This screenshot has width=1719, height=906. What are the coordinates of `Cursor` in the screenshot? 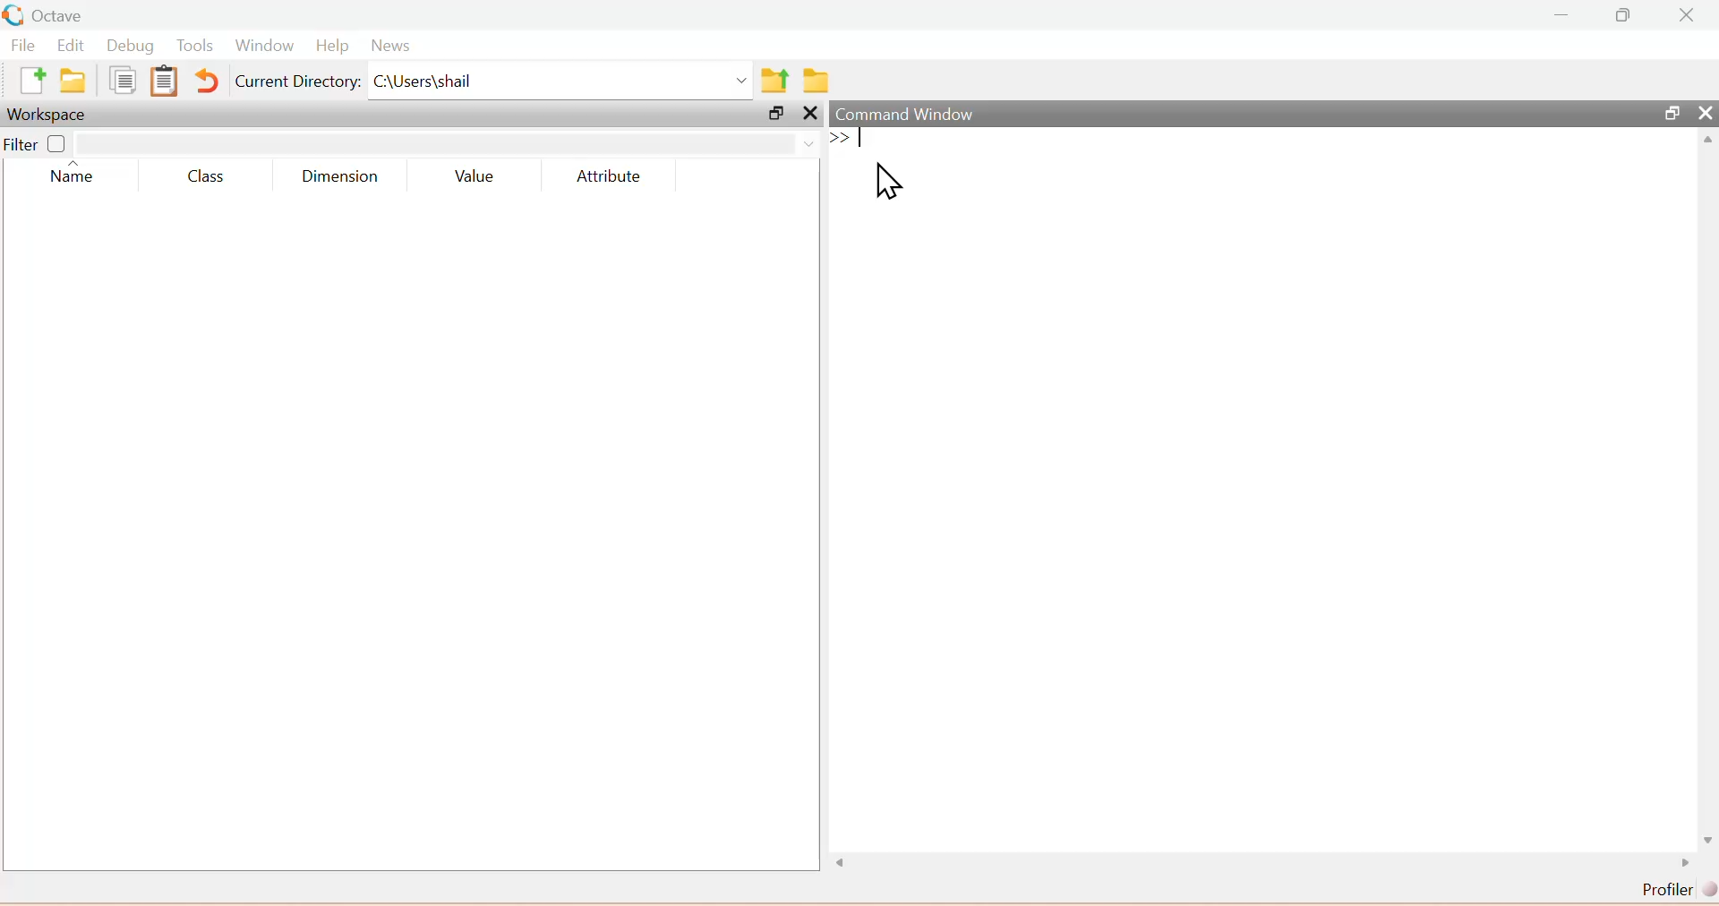 It's located at (892, 184).